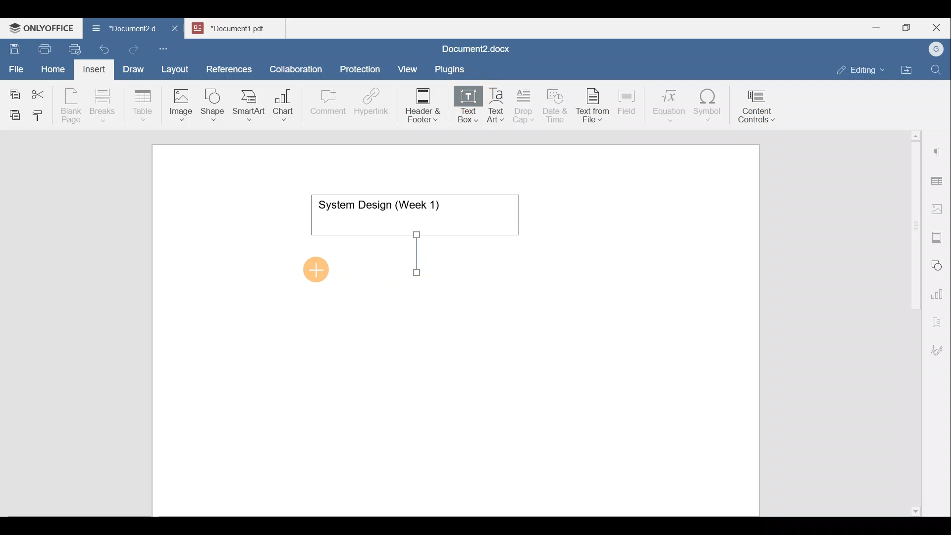 Image resolution: width=951 pixels, height=535 pixels. What do you see at coordinates (556, 104) in the screenshot?
I see `Date & time` at bounding box center [556, 104].